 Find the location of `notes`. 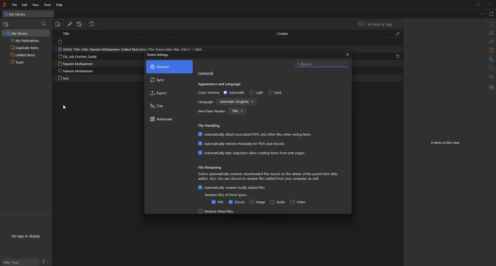

notes is located at coordinates (491, 51).